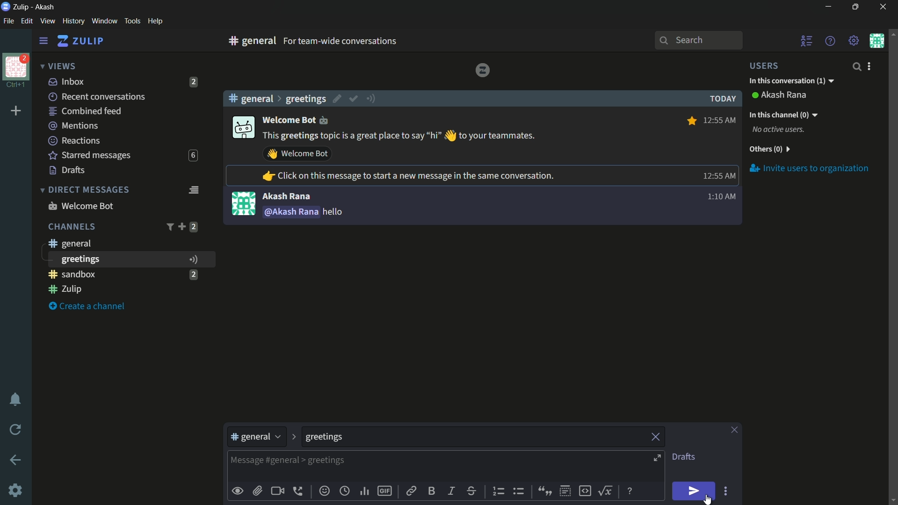  What do you see at coordinates (169, 227) in the screenshot?
I see `filter channels` at bounding box center [169, 227].